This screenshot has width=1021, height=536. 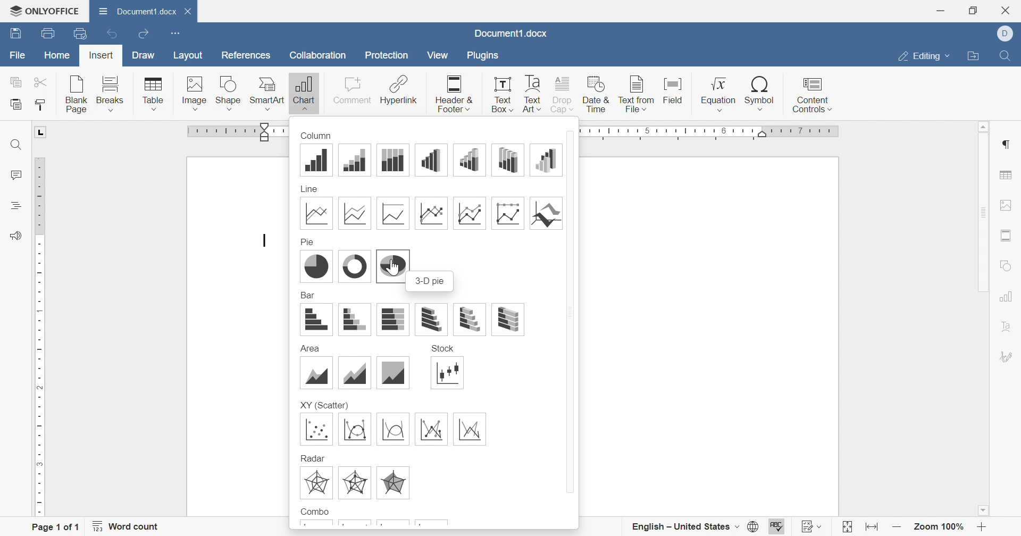 What do you see at coordinates (77, 92) in the screenshot?
I see `Blank Page` at bounding box center [77, 92].